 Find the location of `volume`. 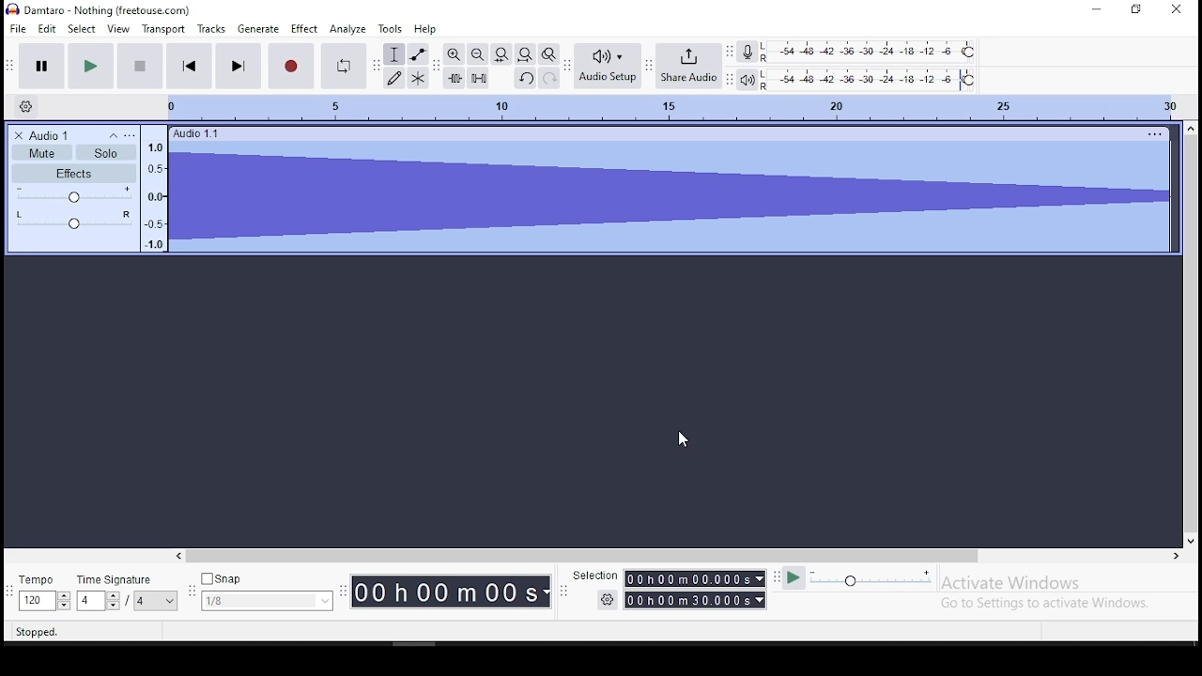

volume is located at coordinates (75, 194).